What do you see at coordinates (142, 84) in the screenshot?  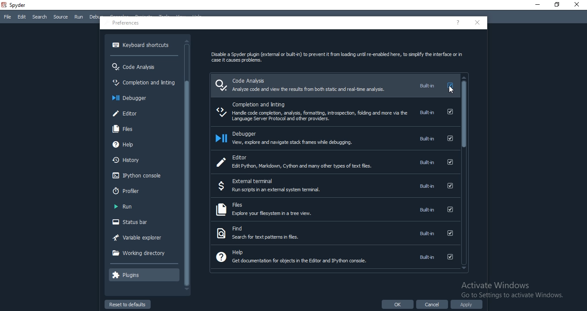 I see `completion and inting` at bounding box center [142, 84].